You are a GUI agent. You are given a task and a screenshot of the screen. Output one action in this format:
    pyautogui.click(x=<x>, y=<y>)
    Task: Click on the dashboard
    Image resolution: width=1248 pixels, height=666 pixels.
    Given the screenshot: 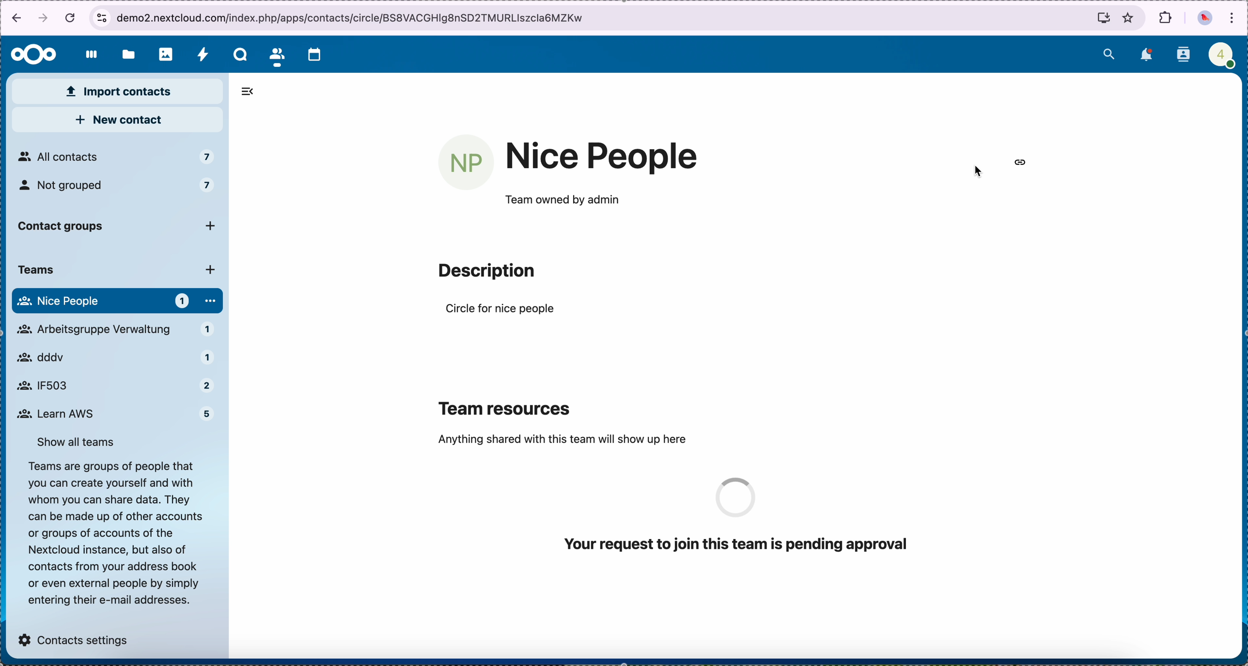 What is the action you would take?
    pyautogui.click(x=88, y=56)
    